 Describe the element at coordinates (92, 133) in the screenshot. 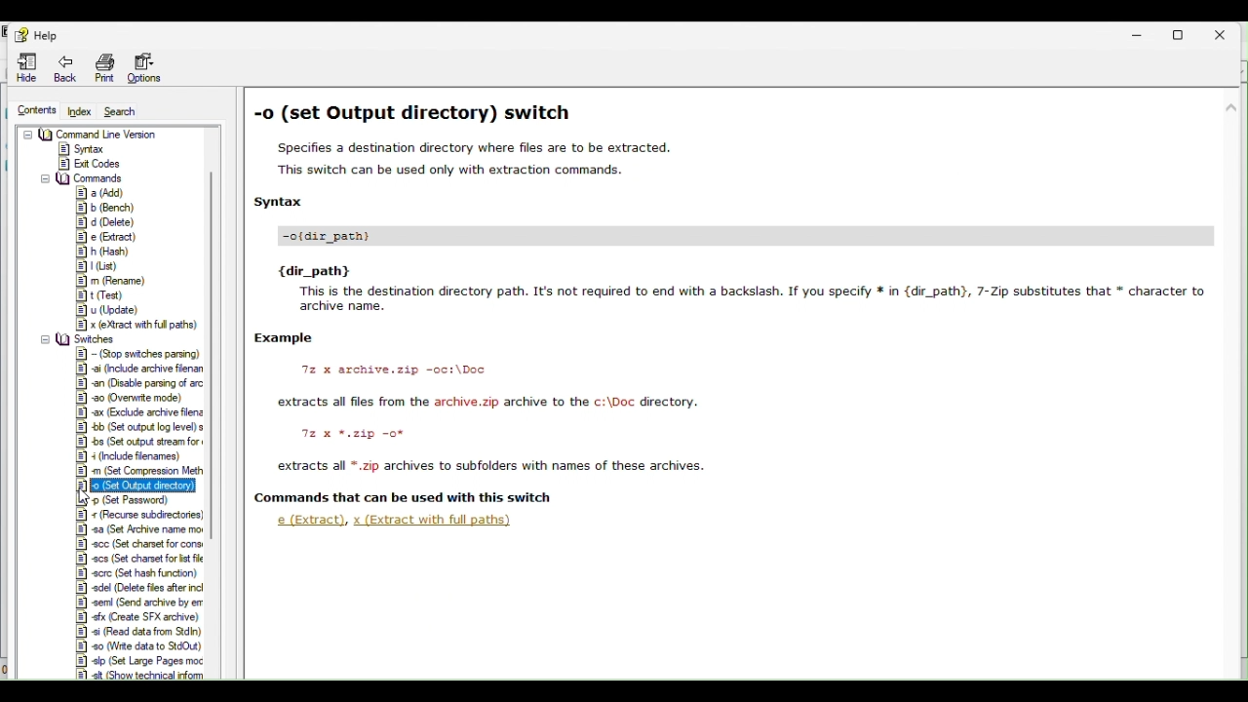

I see `7 zip start page` at that location.